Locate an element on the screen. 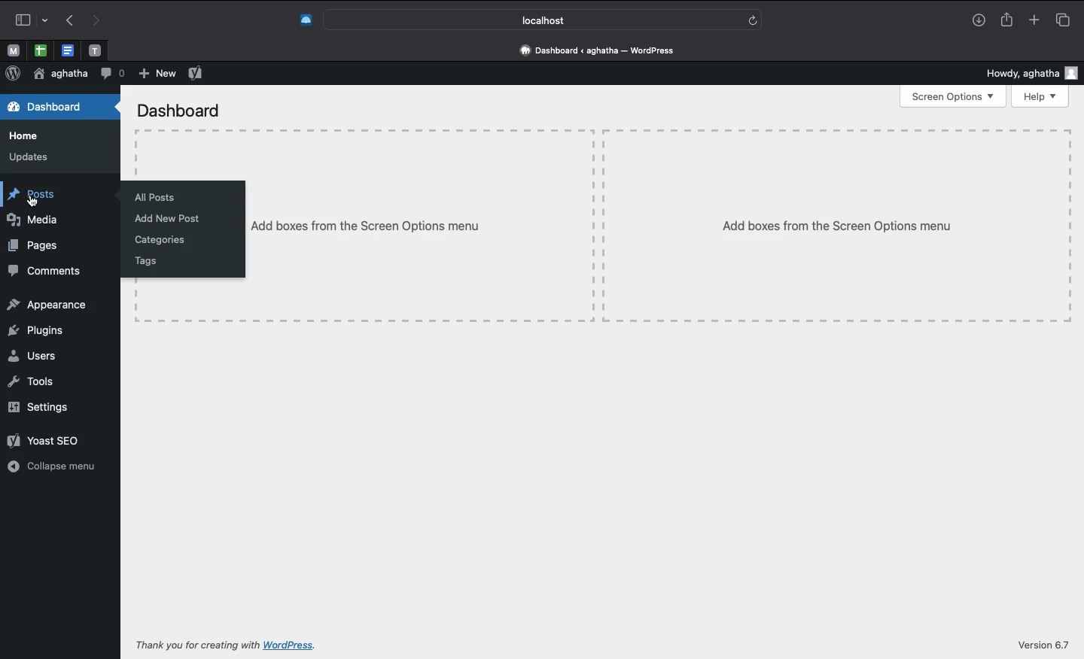 The image size is (1084, 659). Yoast SEO is located at coordinates (196, 73).